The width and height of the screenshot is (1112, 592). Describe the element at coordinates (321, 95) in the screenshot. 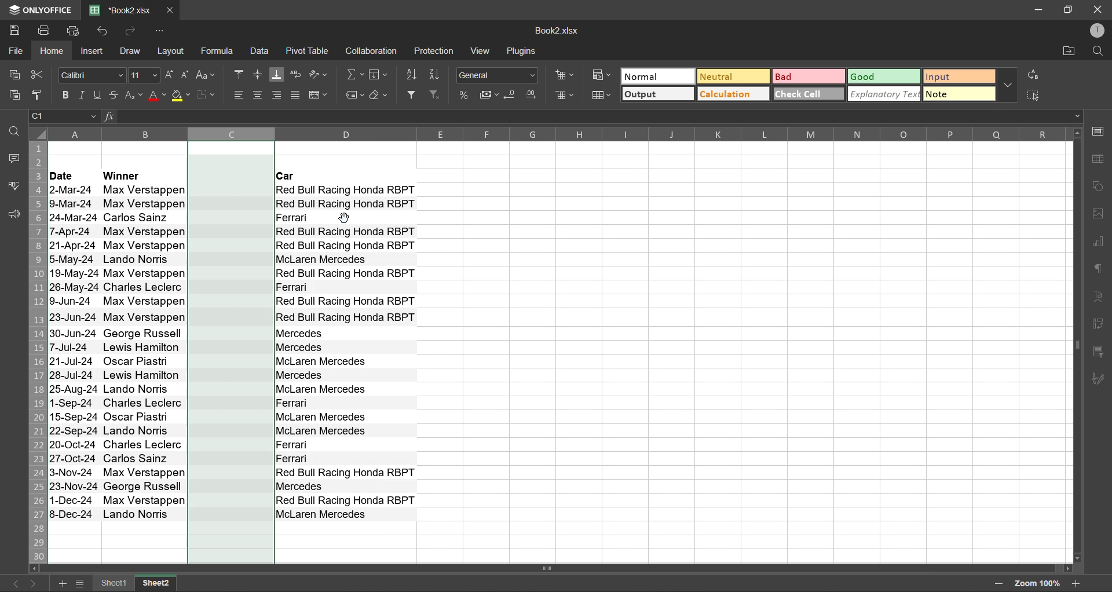

I see `merge and center` at that location.